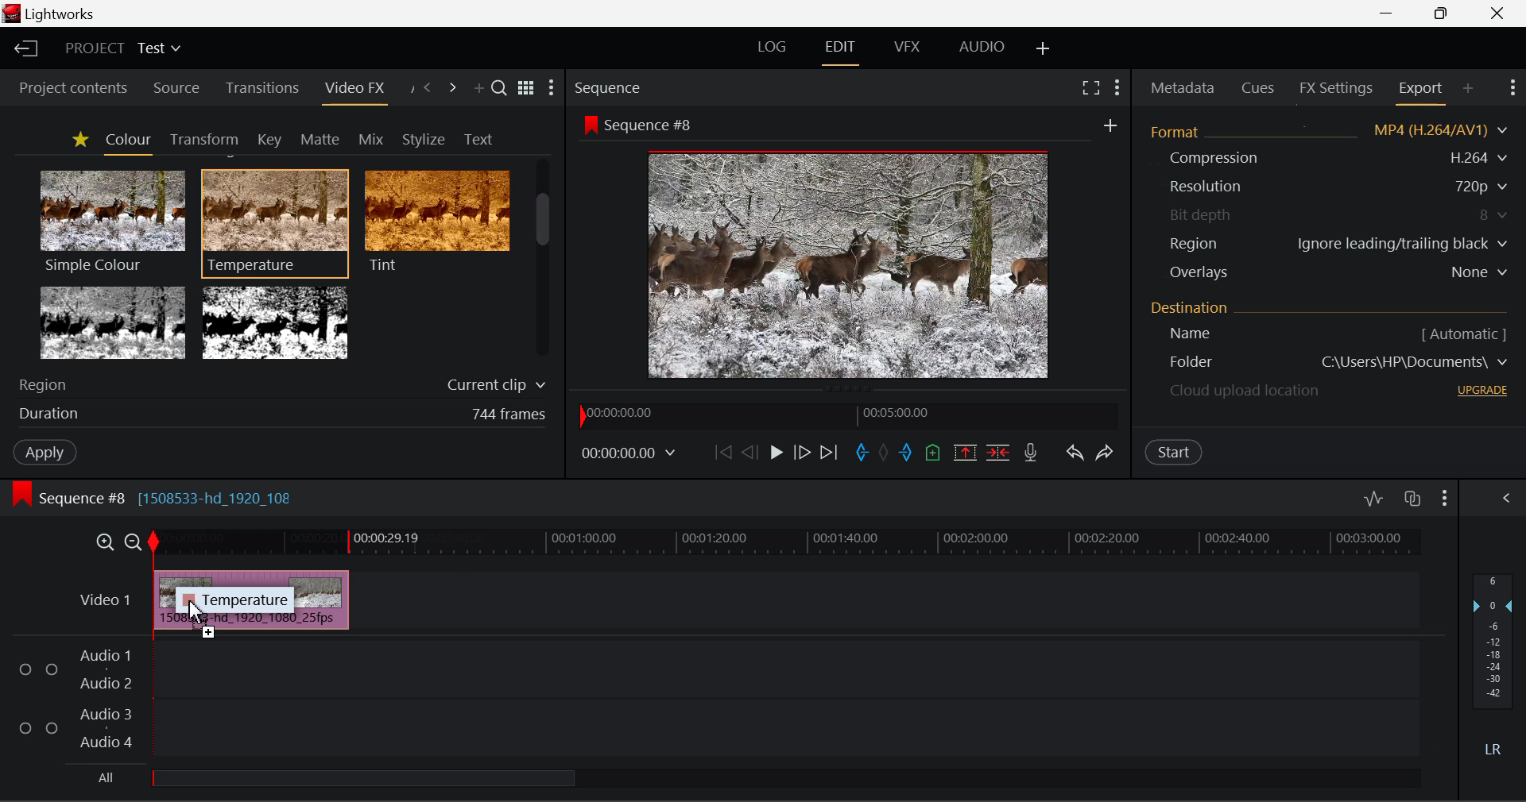 This screenshot has height=802, width=1526. Describe the element at coordinates (99, 681) in the screenshot. I see `Audio 2` at that location.